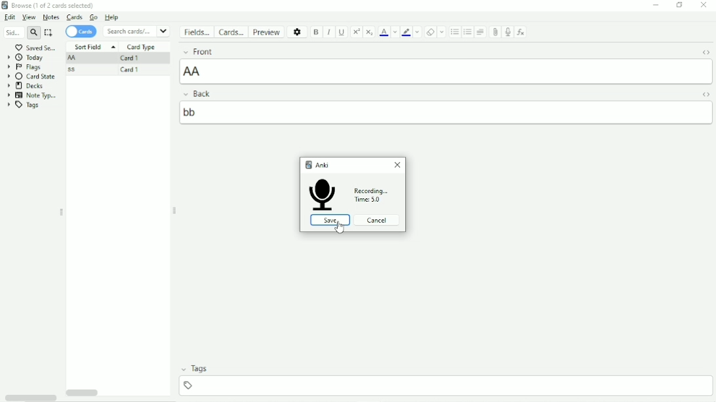 Image resolution: width=716 pixels, height=402 pixels. Describe the element at coordinates (50, 5) in the screenshot. I see `Browse (1 of 2 cards selected)` at that location.